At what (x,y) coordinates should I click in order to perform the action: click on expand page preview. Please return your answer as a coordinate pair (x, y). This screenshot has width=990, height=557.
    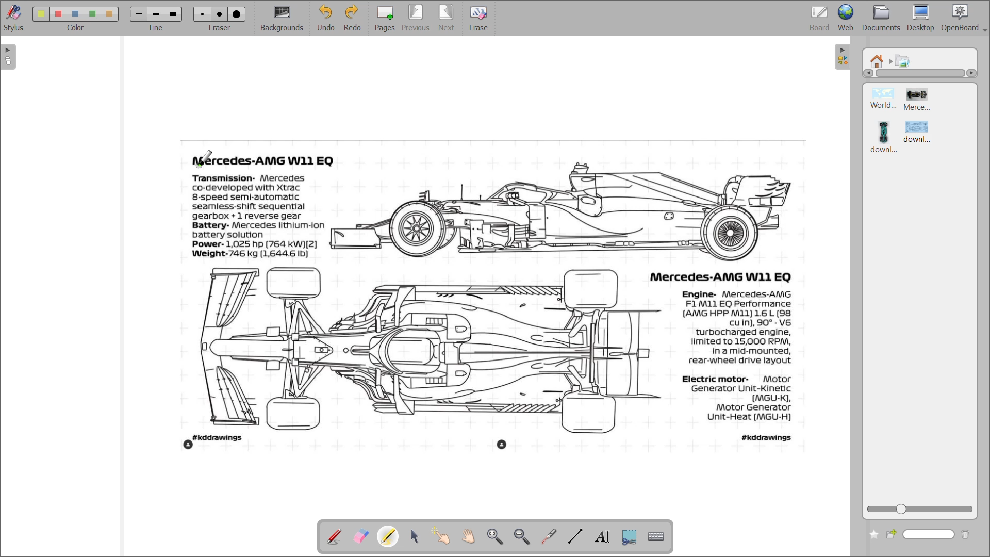
    Looking at the image, I should click on (9, 57).